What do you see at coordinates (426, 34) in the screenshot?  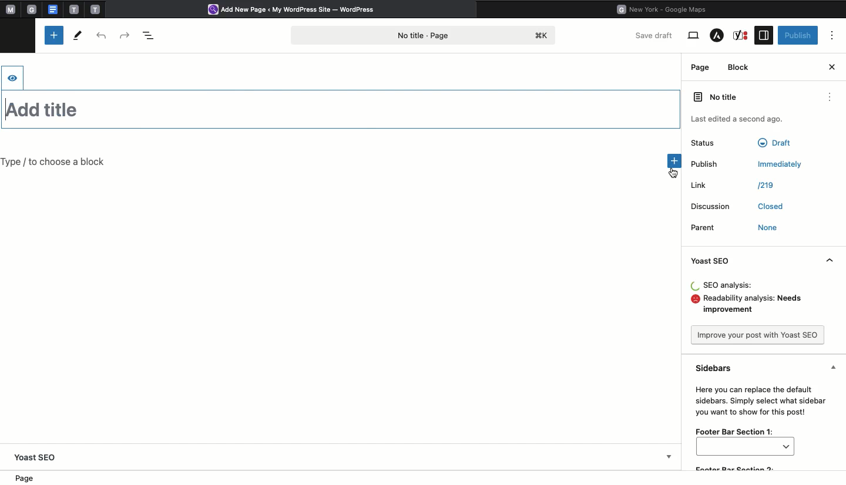 I see `Page` at bounding box center [426, 34].